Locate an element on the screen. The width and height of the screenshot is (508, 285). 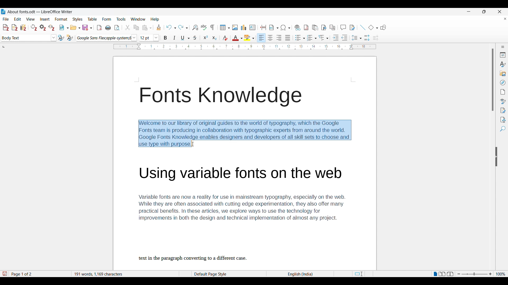
Open options is located at coordinates (75, 27).